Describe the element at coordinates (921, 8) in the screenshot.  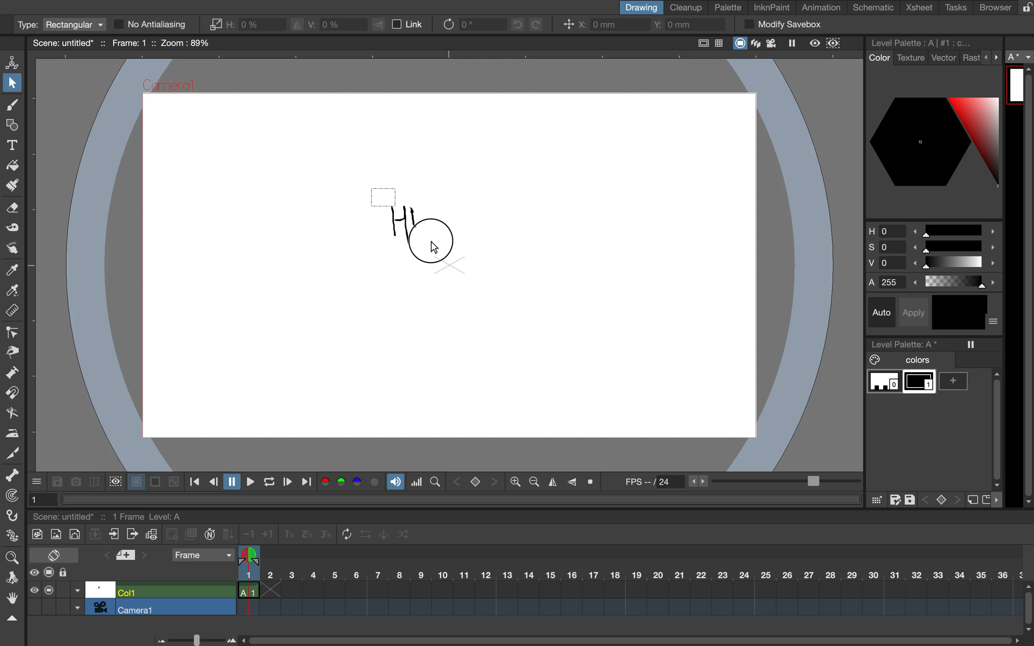
I see `xsheet` at that location.